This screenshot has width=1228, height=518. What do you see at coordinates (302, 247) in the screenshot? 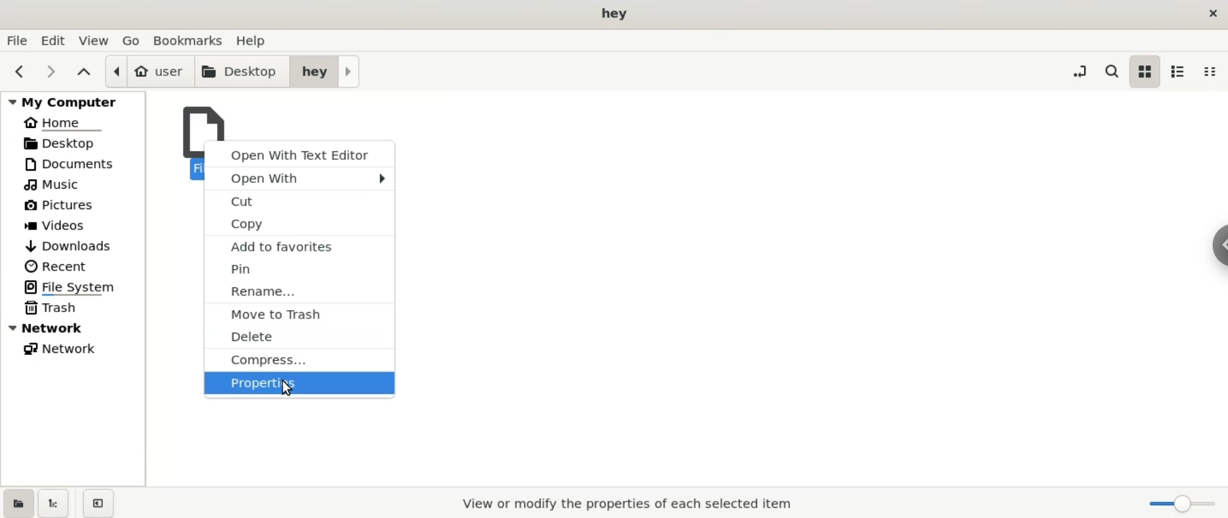
I see `add to favourites` at bounding box center [302, 247].